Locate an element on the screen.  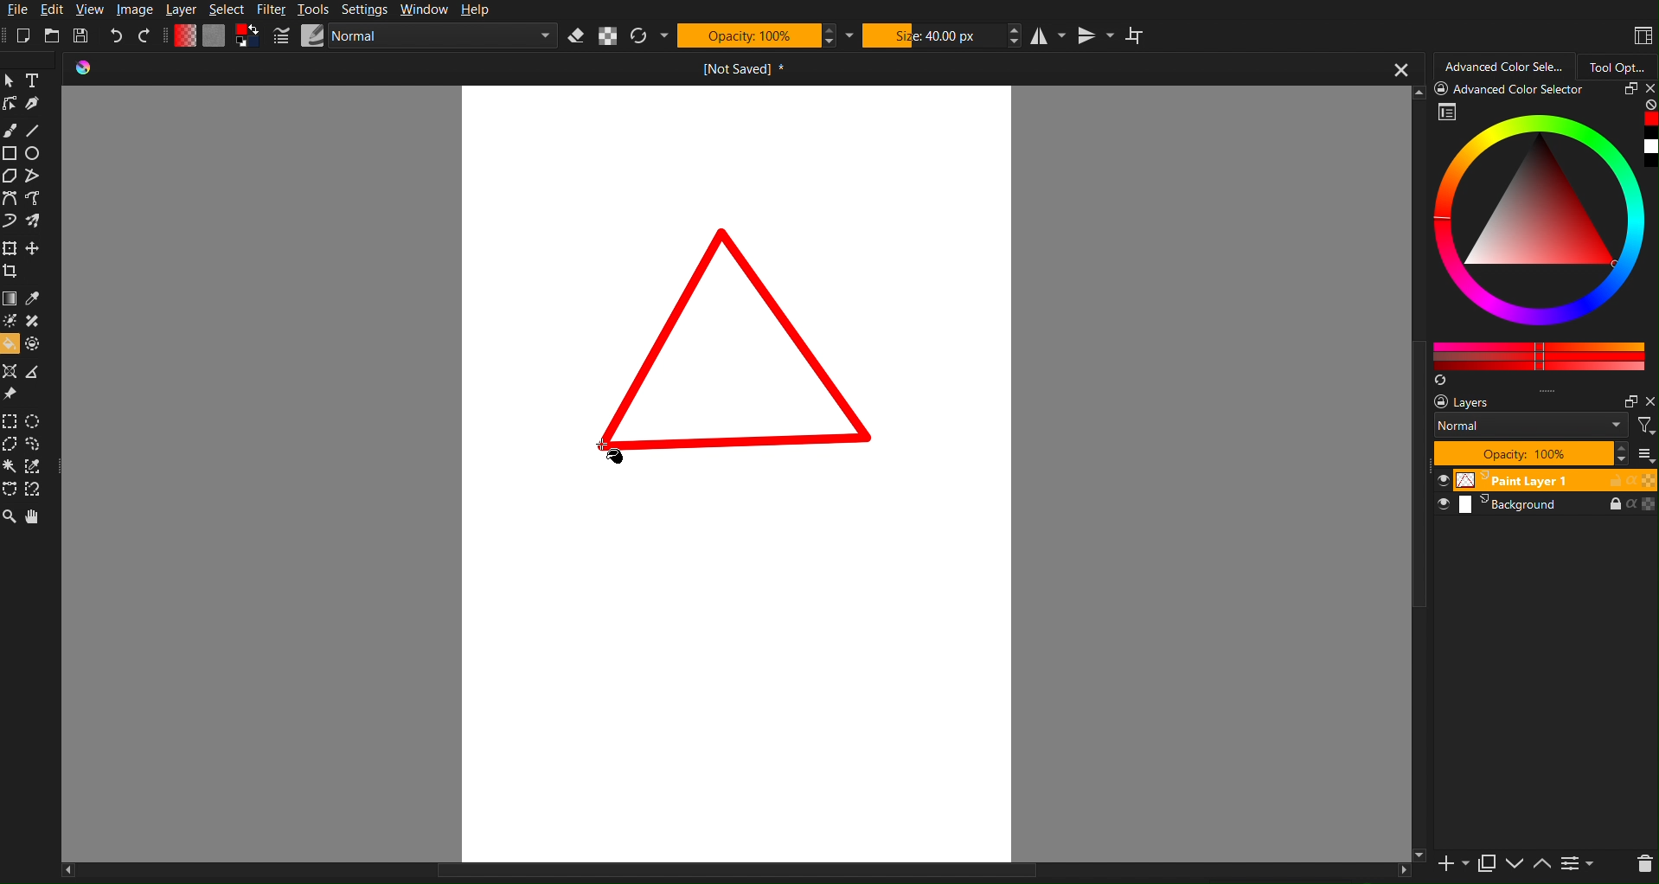
bezier curve Selection Tools is located at coordinates (12, 490).